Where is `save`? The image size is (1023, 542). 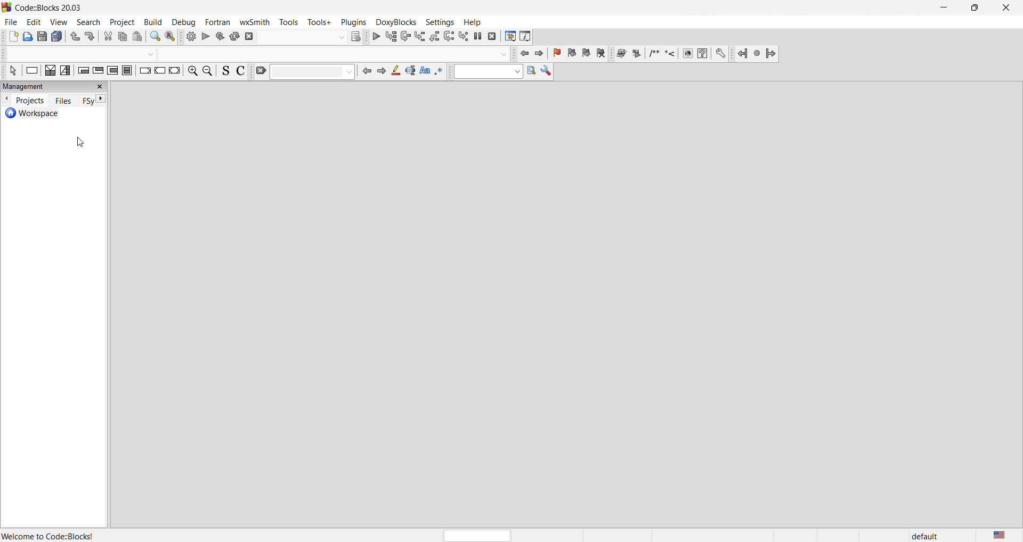 save is located at coordinates (43, 36).